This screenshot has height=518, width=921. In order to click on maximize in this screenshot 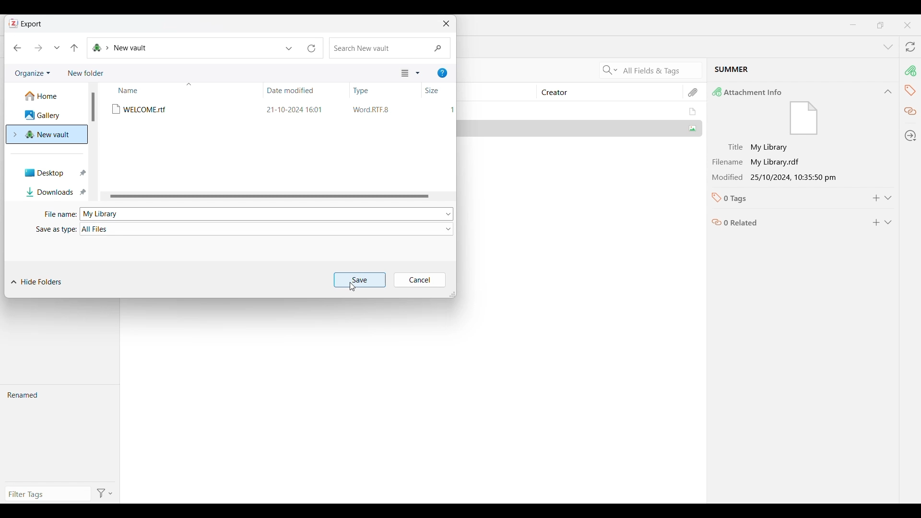, I will do `click(880, 25)`.